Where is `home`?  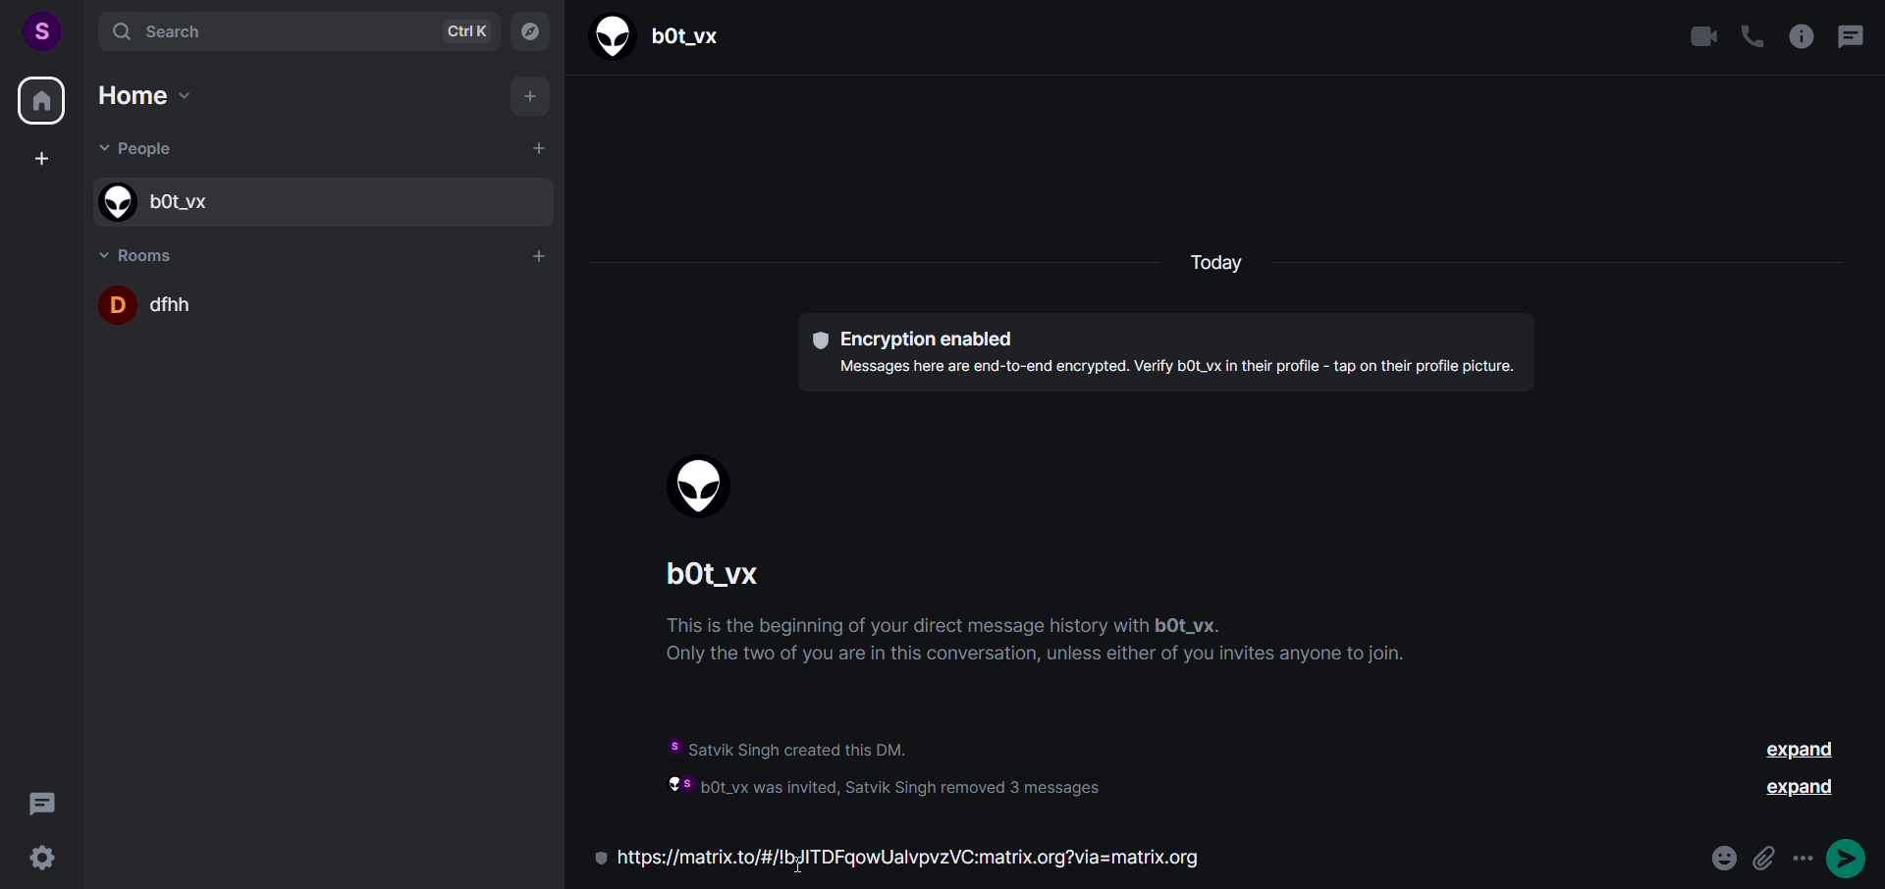 home is located at coordinates (41, 104).